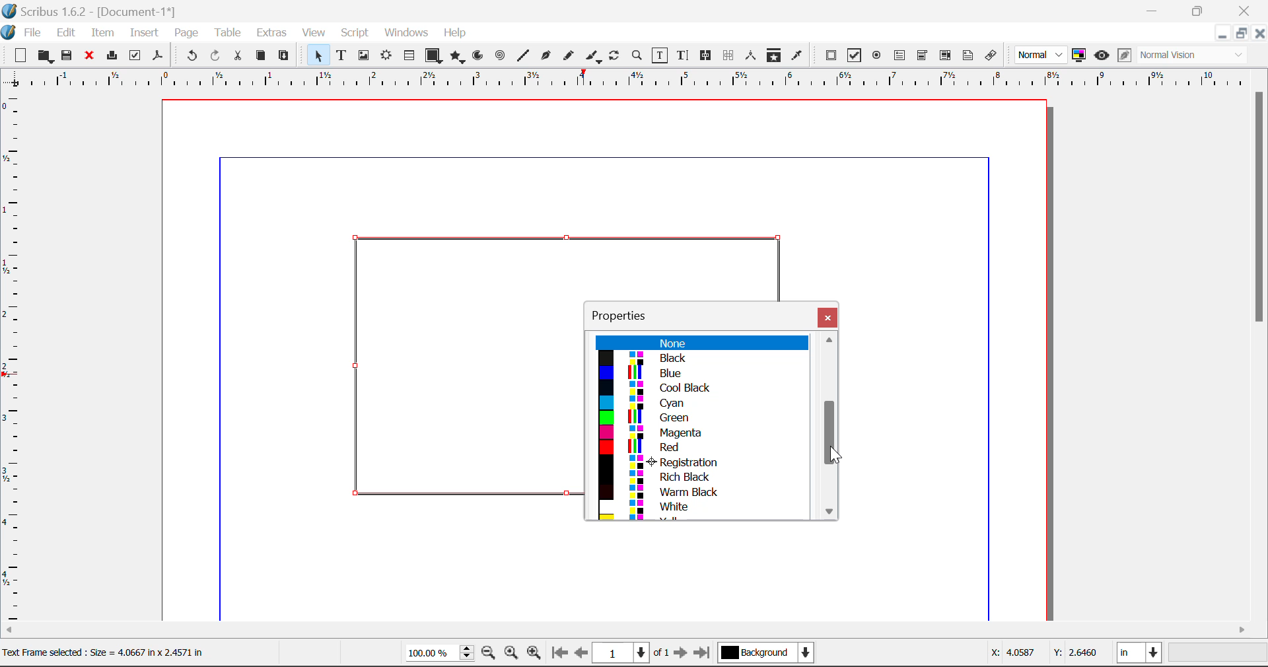 The image size is (1268, 667). What do you see at coordinates (1154, 11) in the screenshot?
I see `Restore Down` at bounding box center [1154, 11].